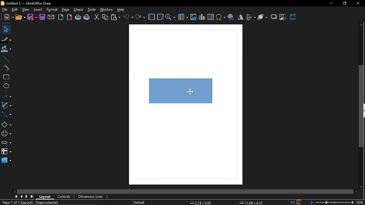 Image resolution: width=365 pixels, height=205 pixels. I want to click on print directly, so click(78, 17).